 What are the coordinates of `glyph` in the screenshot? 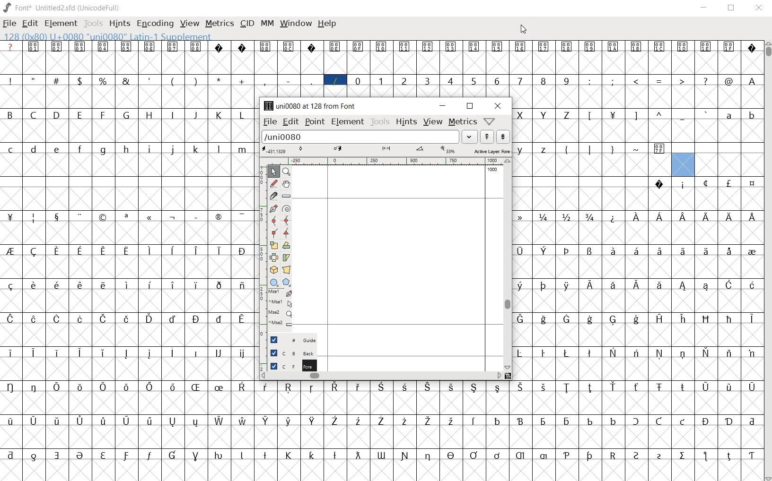 It's located at (428, 47).